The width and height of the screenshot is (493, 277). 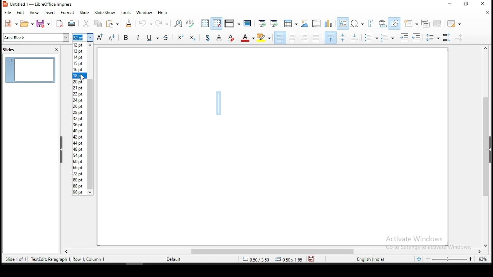 I want to click on Font Color, so click(x=247, y=37).